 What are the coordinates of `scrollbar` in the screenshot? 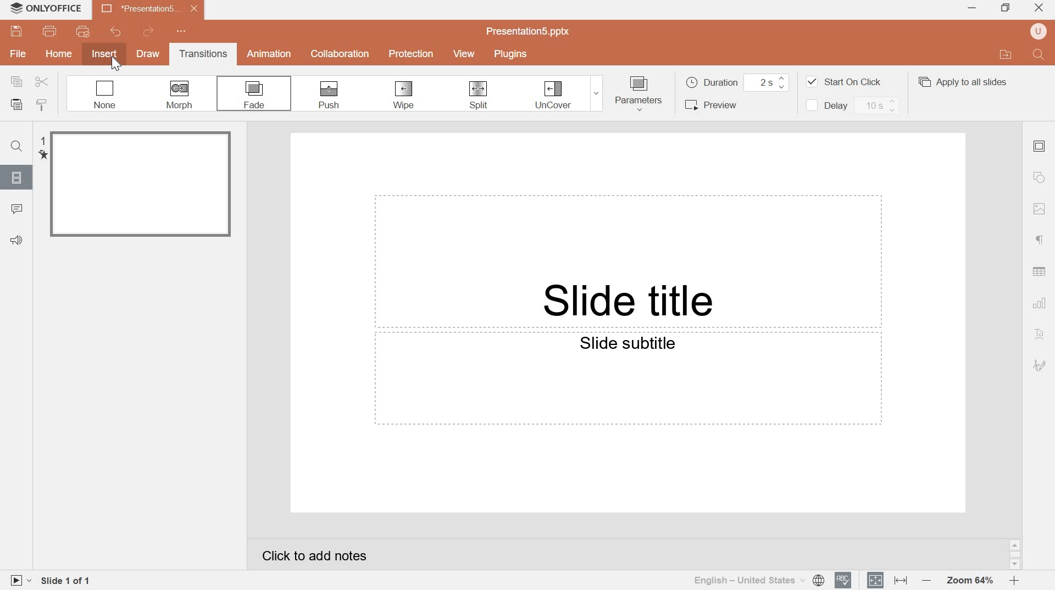 It's located at (1015, 554).